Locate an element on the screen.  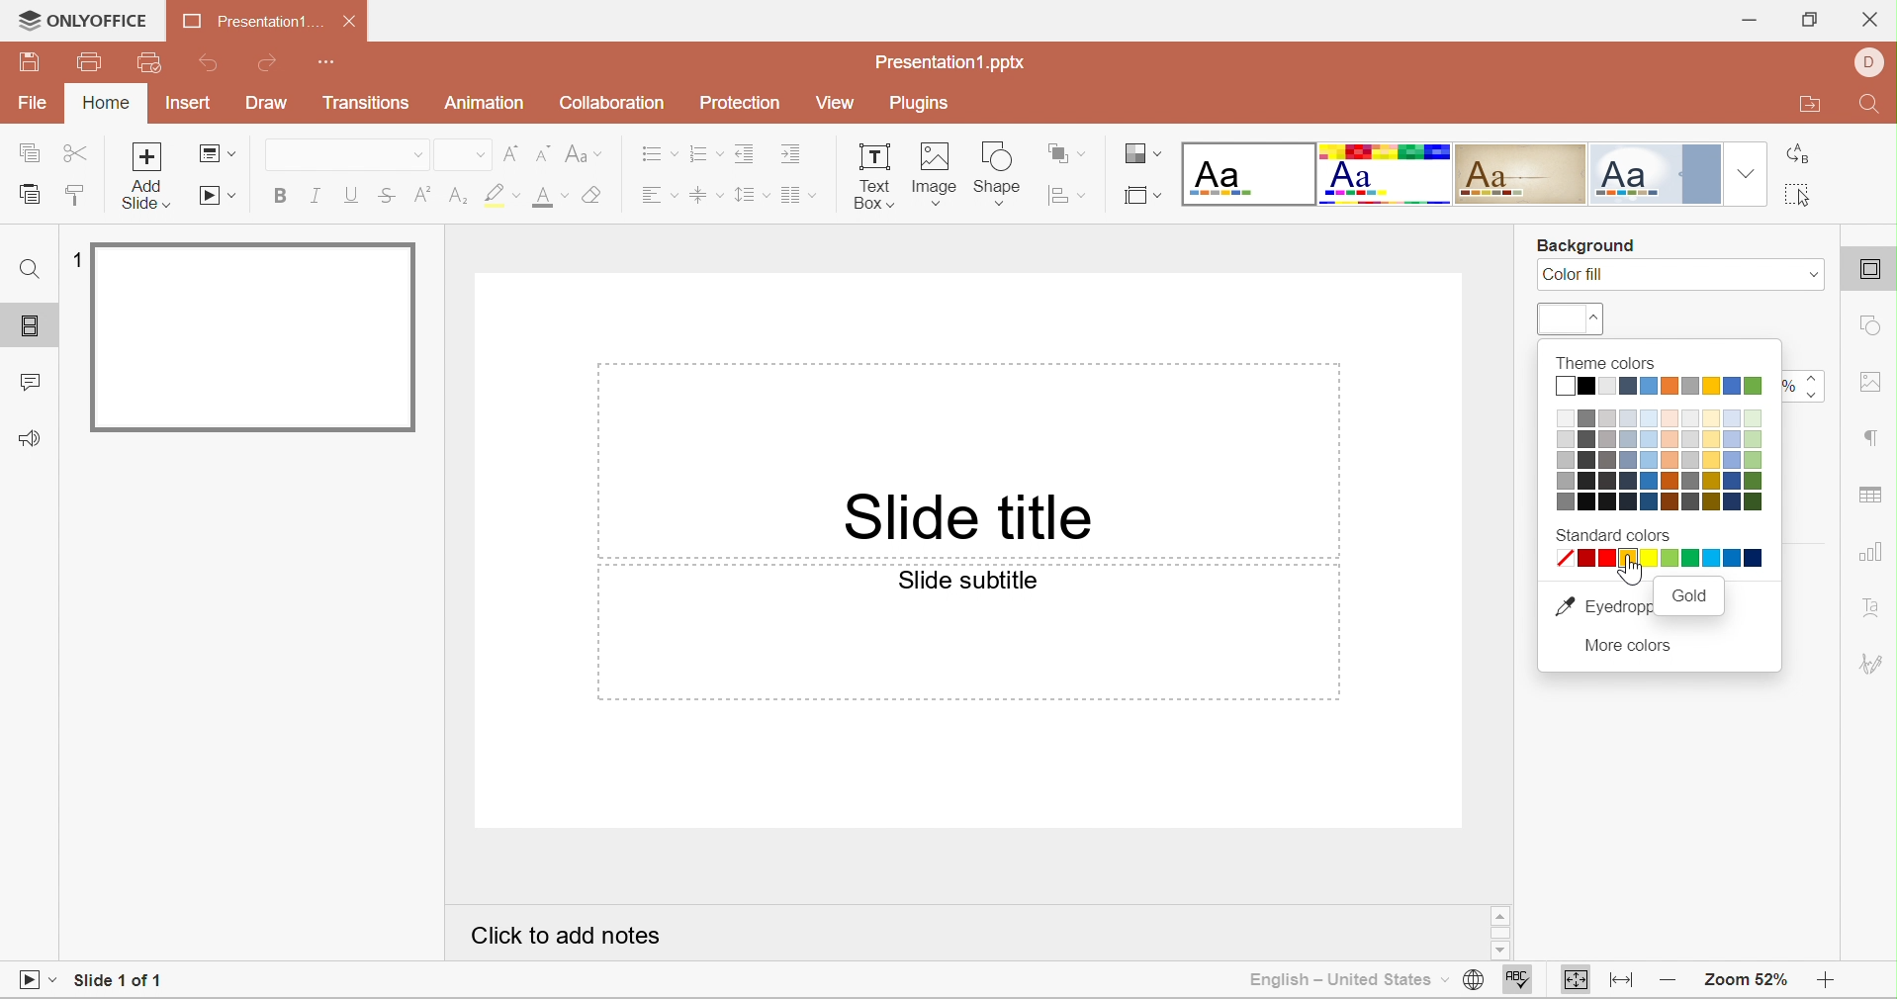
Change slide layout is located at coordinates (212, 152).